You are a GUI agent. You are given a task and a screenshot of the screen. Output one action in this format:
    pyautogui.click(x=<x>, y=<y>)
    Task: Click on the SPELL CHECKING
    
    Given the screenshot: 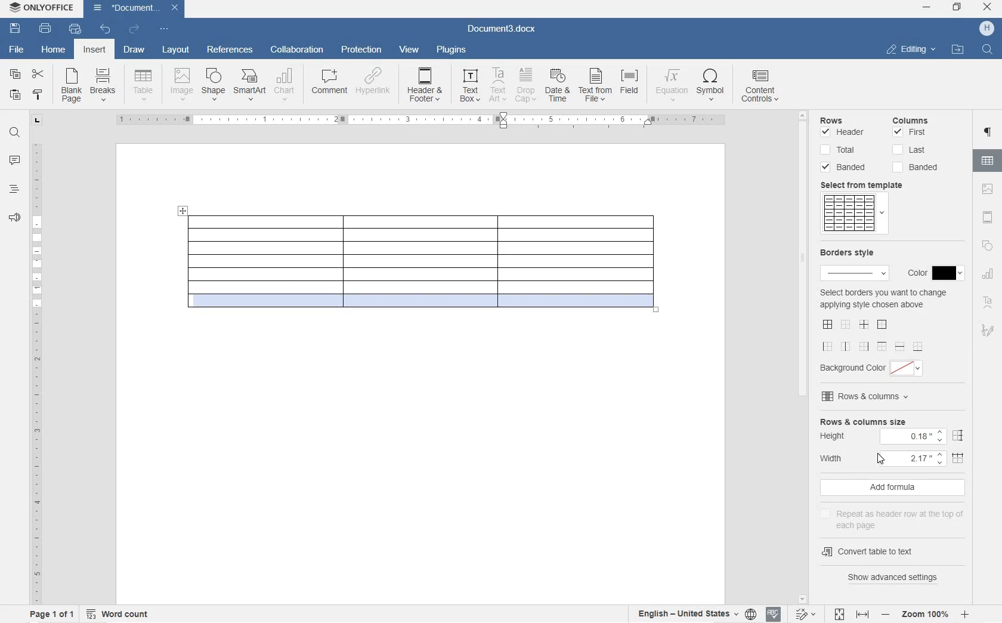 What is the action you would take?
    pyautogui.click(x=773, y=615)
    